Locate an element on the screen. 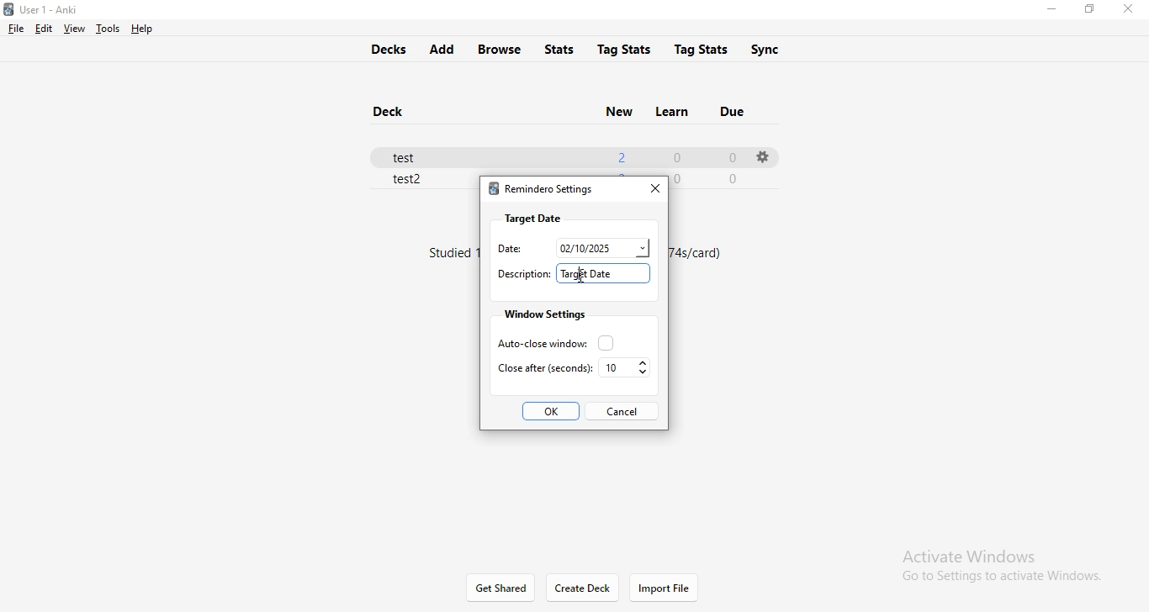  text is located at coordinates (697, 251).